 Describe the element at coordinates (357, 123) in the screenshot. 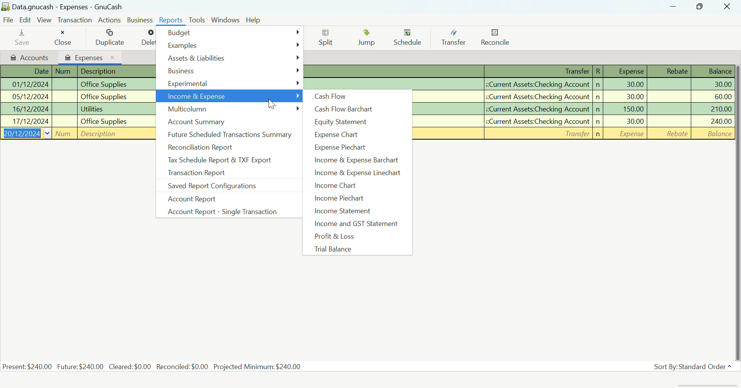

I see `Equity Statement` at that location.